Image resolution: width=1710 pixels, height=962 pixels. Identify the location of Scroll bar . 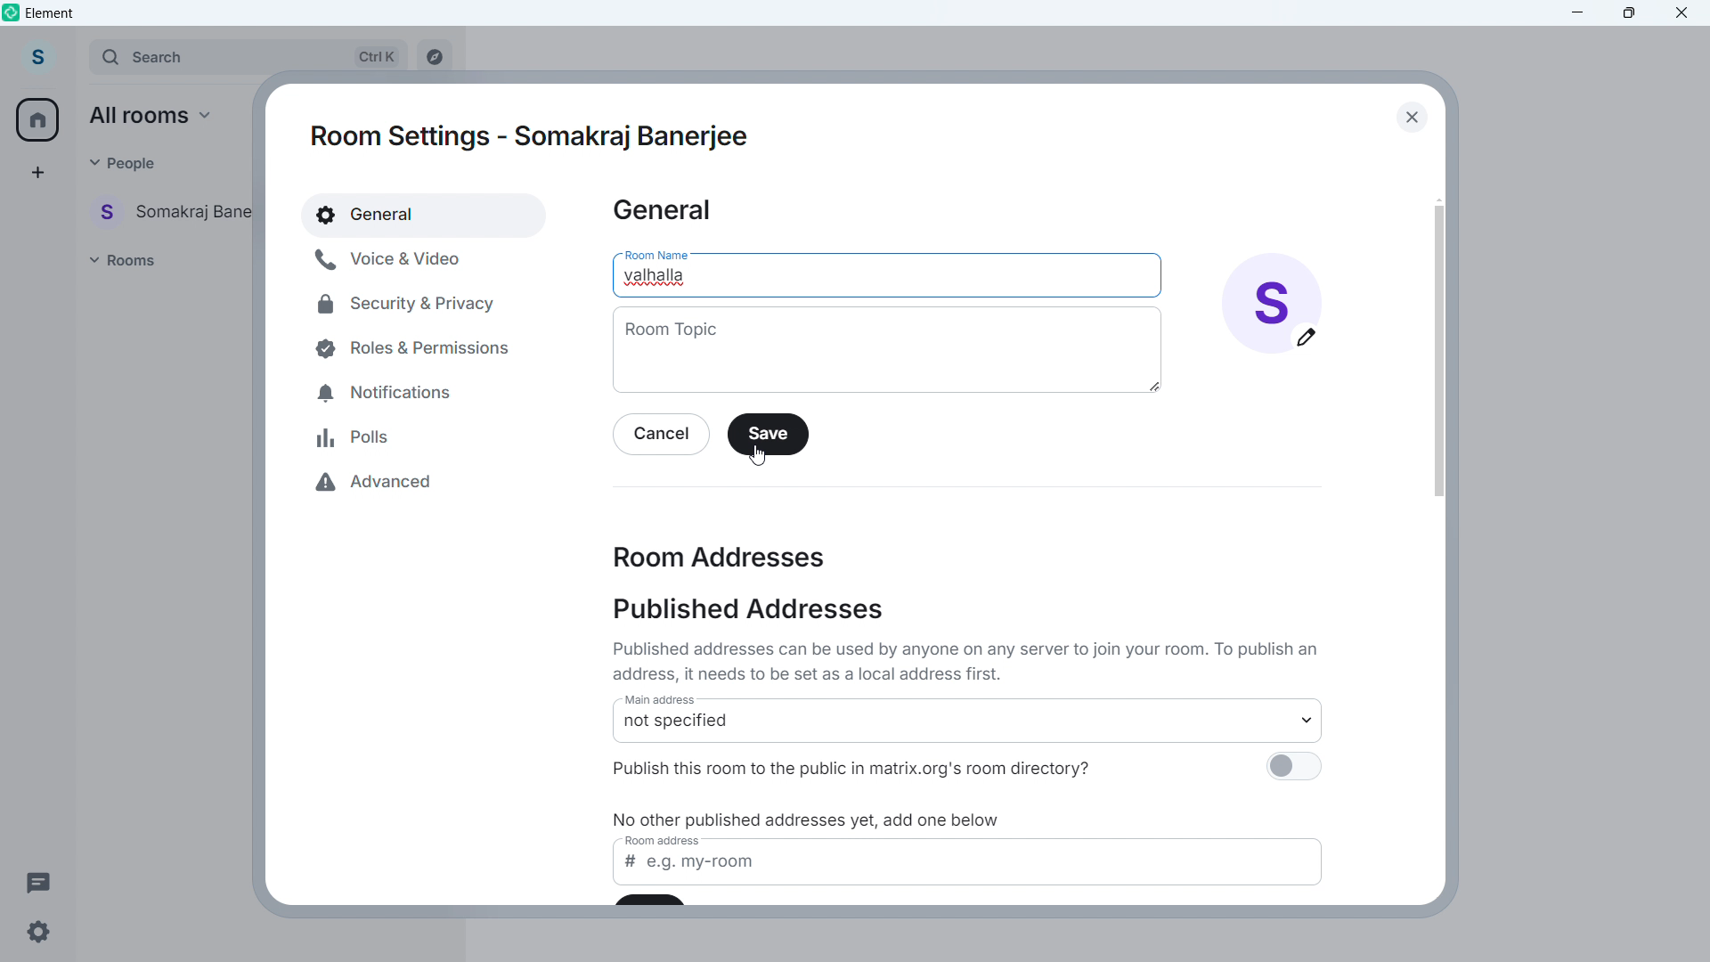
(1437, 350).